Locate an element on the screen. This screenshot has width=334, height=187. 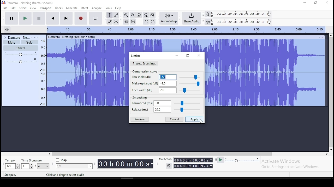
limiter is located at coordinates (136, 56).